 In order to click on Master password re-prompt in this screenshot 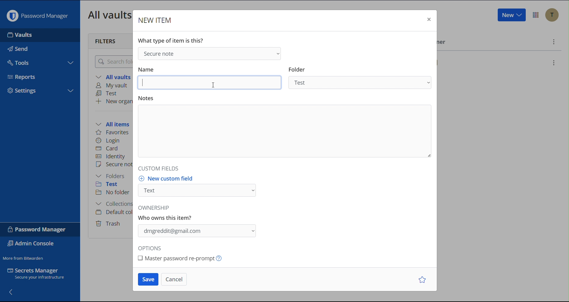, I will do `click(188, 258)`.